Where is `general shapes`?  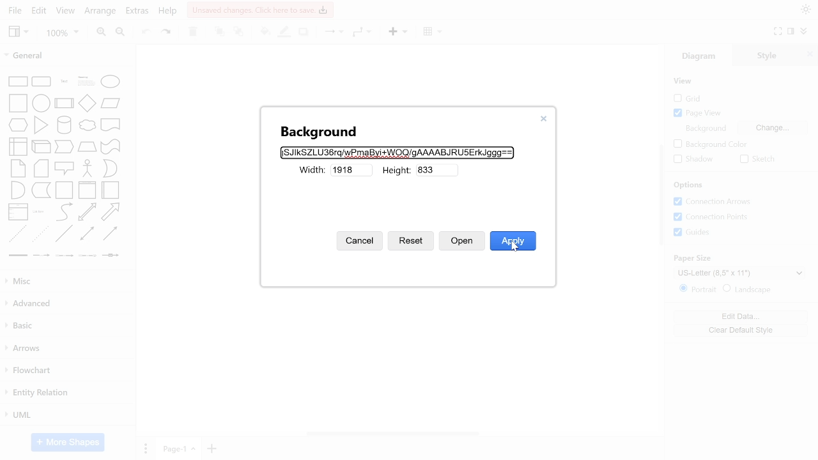 general shapes is located at coordinates (88, 189).